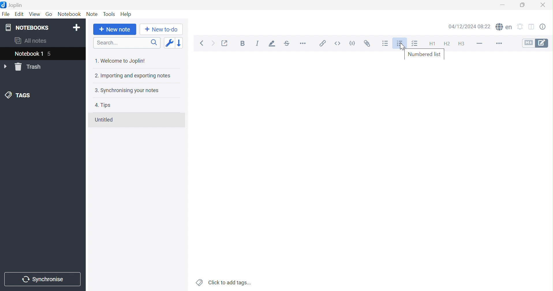 Image resolution: width=553 pixels, height=291 pixels. I want to click on Synchronise, so click(42, 279).